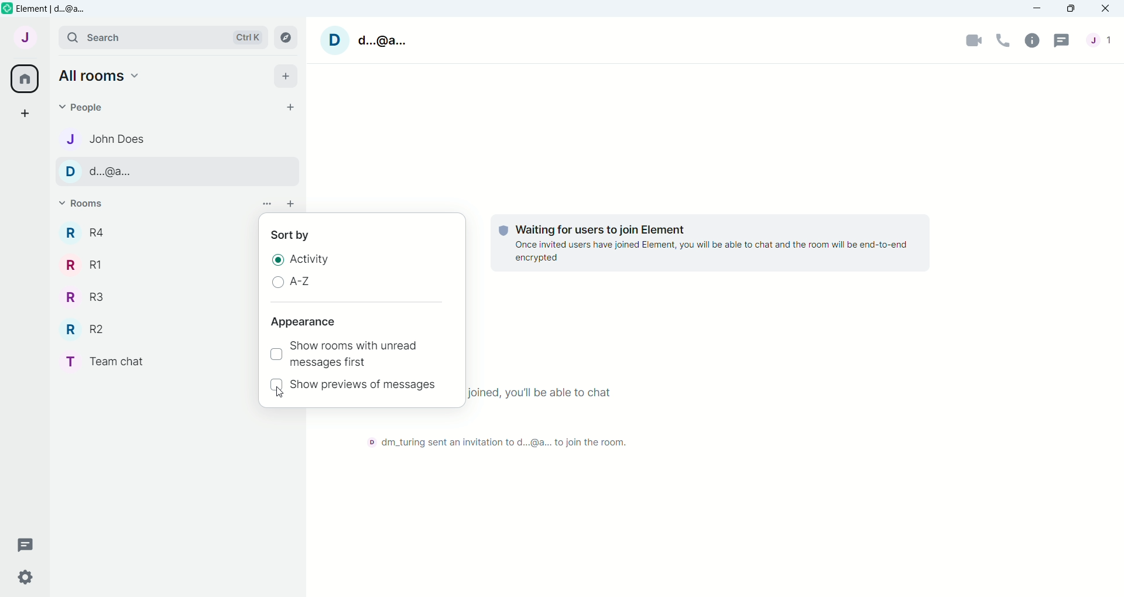 The height and width of the screenshot is (597, 1124). Describe the element at coordinates (503, 441) in the screenshot. I see `D dm_turing sent an invitation to d...@a... to join the room.` at that location.